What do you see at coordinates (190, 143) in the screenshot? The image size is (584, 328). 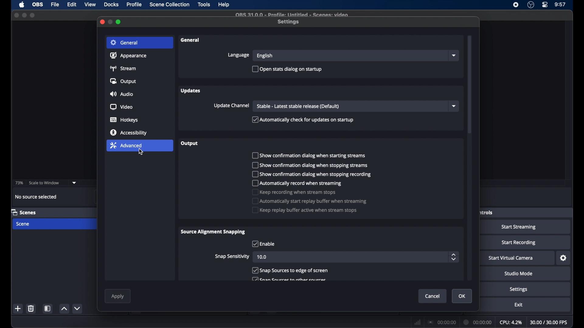 I see `output` at bounding box center [190, 143].